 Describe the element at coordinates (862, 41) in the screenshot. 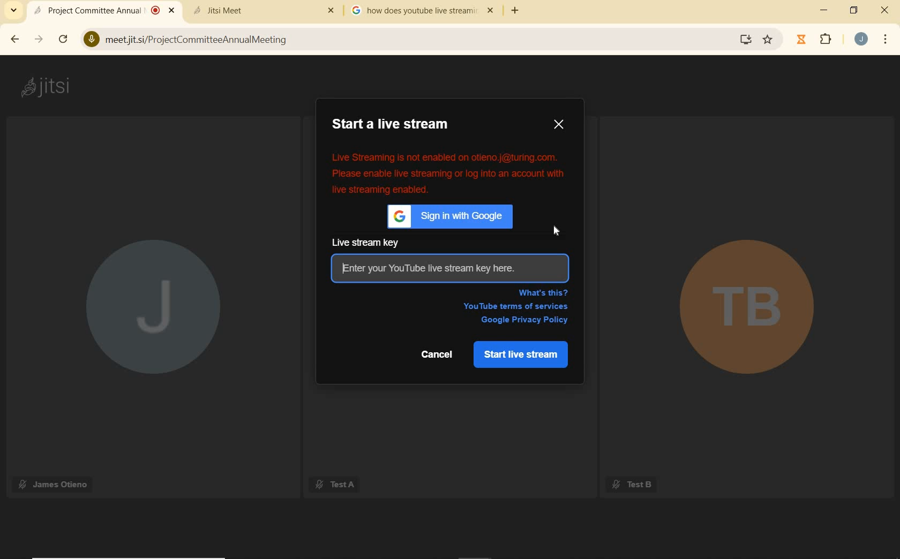

I see `account` at that location.